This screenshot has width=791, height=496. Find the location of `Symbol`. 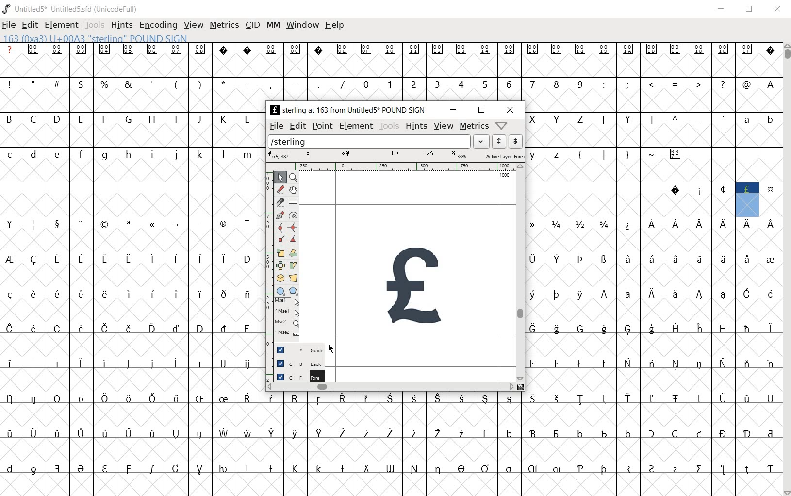

Symbol is located at coordinates (747, 224).